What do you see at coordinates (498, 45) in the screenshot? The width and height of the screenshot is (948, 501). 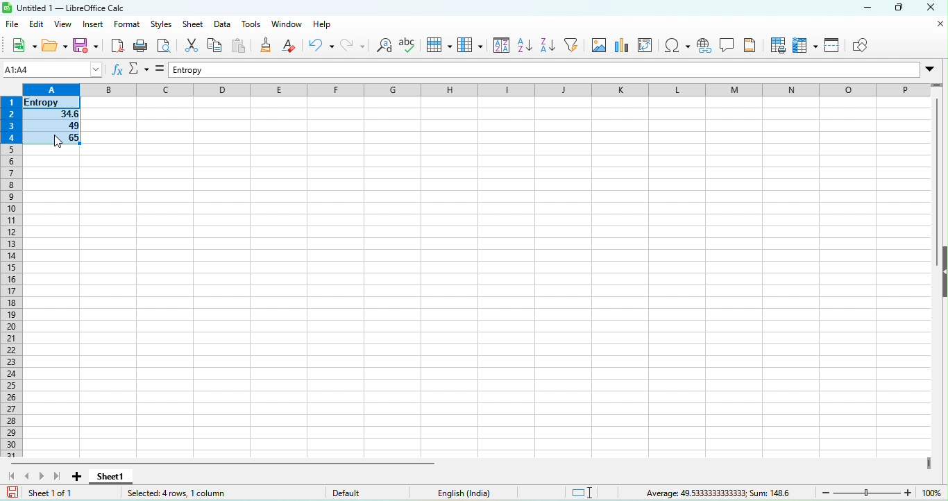 I see `sort` at bounding box center [498, 45].